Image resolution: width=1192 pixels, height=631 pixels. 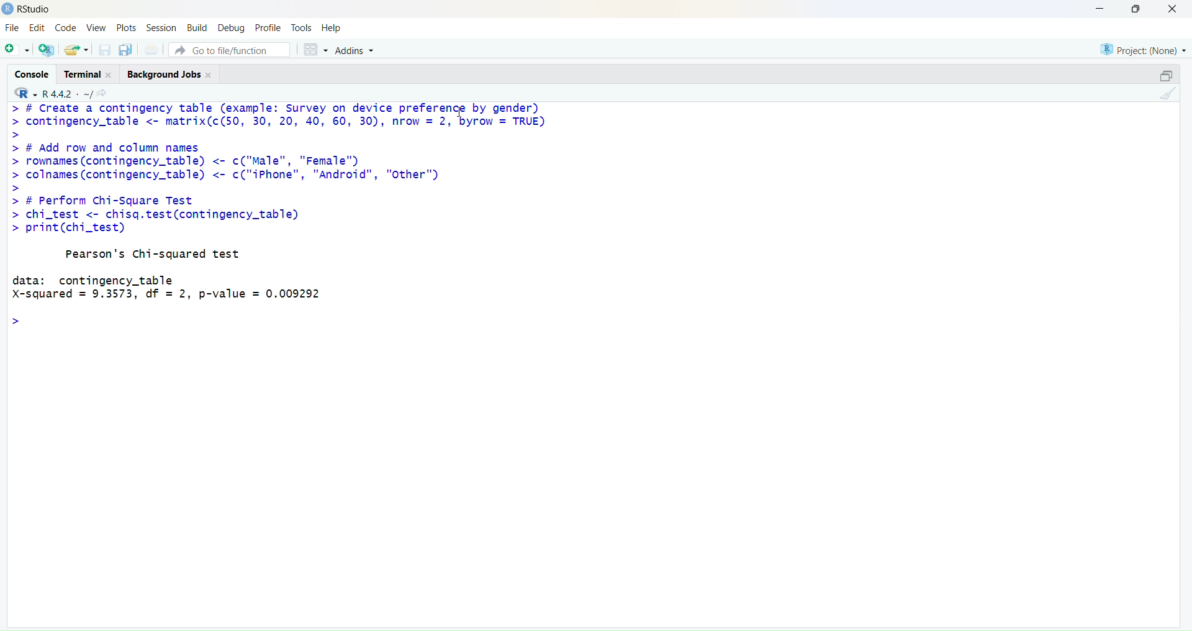 I want to click on Addins, so click(x=355, y=51).